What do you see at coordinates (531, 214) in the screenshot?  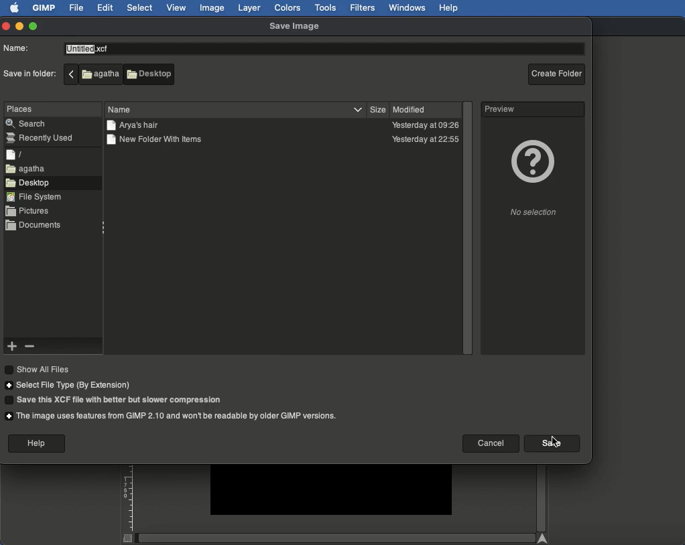 I see `No selection` at bounding box center [531, 214].